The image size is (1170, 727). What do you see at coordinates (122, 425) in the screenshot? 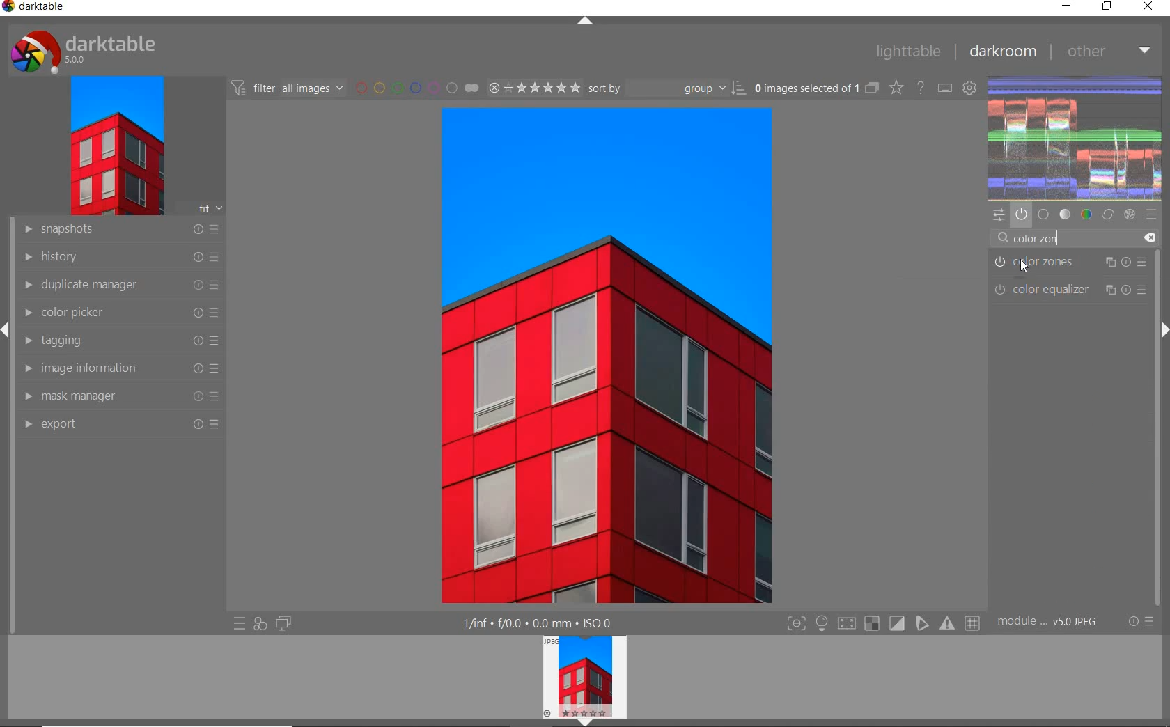
I see `export` at bounding box center [122, 425].